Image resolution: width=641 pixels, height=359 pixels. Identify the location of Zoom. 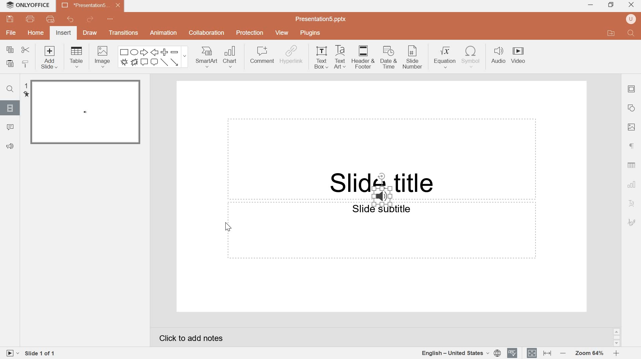
(589, 354).